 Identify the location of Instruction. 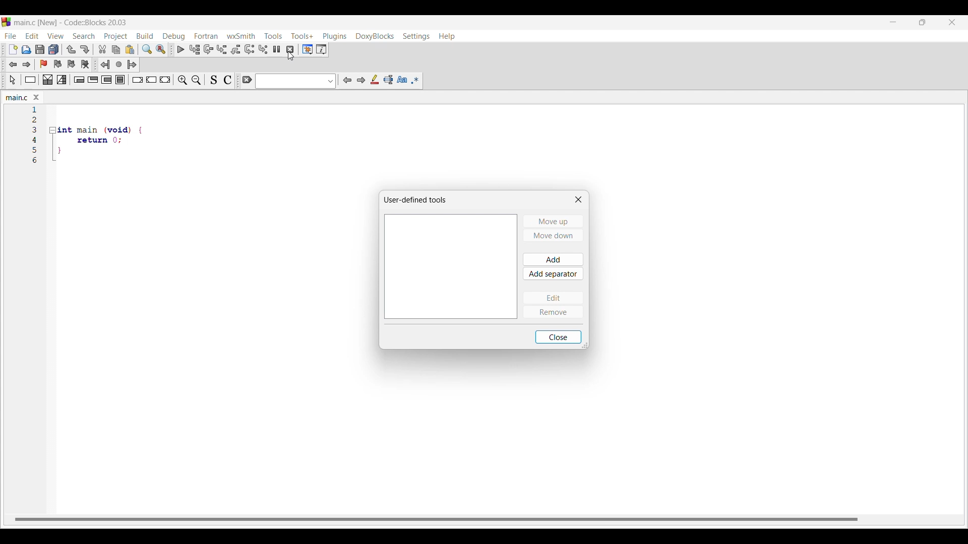
(30, 80).